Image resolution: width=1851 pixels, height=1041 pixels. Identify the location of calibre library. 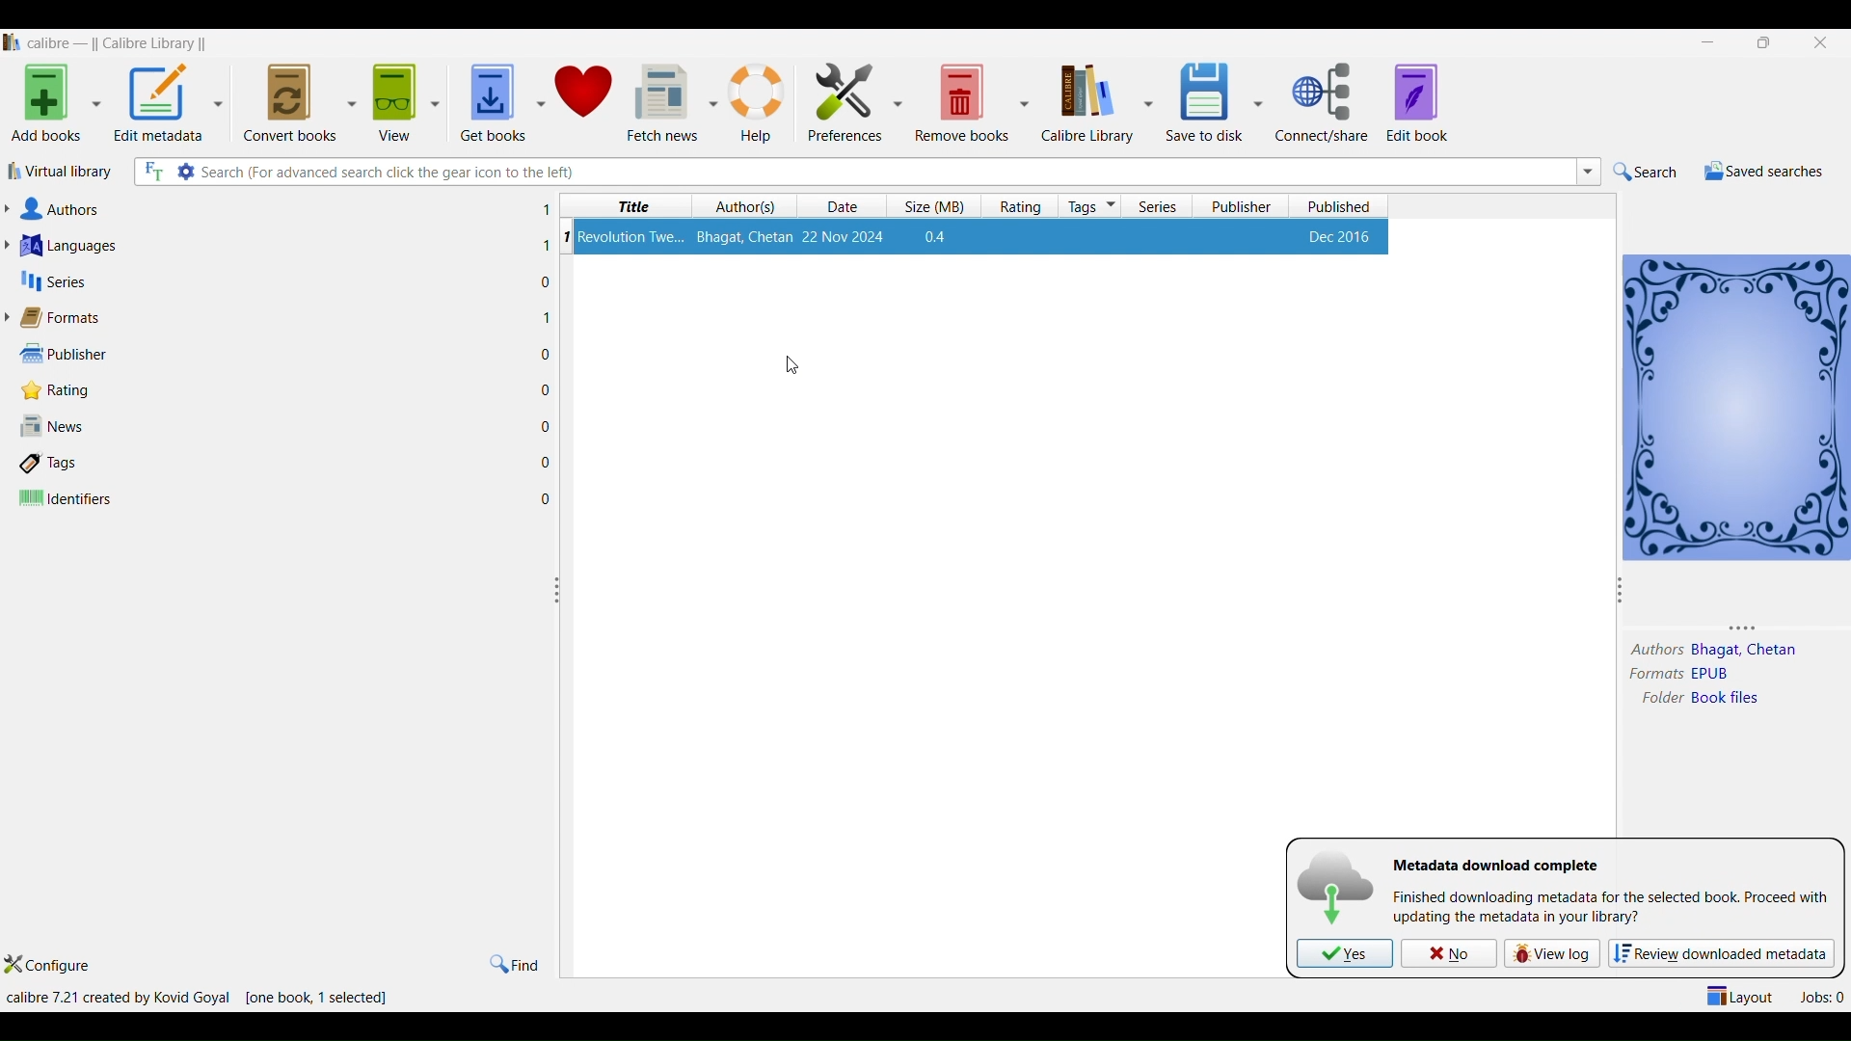
(1086, 102).